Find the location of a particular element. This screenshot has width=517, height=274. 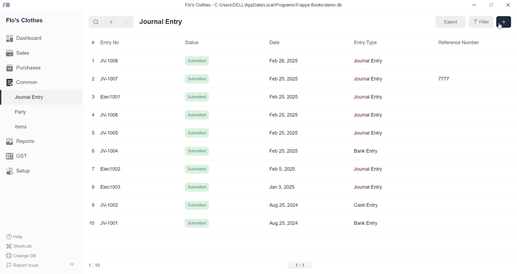

Journal Entry is located at coordinates (367, 169).